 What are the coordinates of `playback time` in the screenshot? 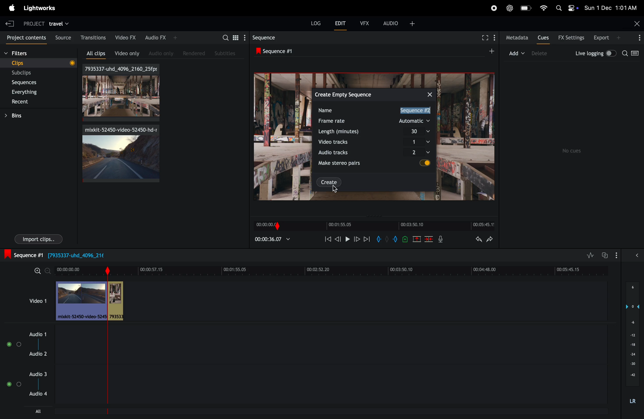 It's located at (274, 240).